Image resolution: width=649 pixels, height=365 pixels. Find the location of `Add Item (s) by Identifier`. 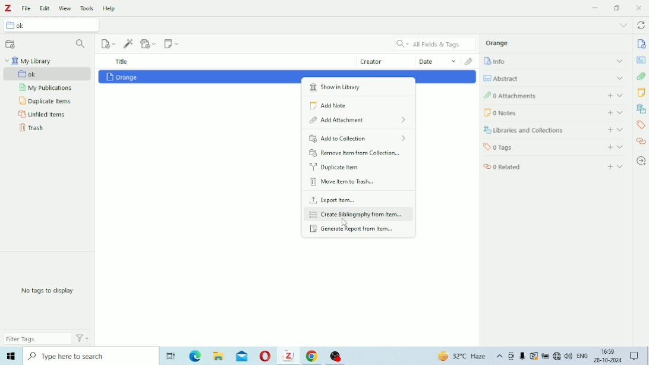

Add Item (s) by Identifier is located at coordinates (129, 43).